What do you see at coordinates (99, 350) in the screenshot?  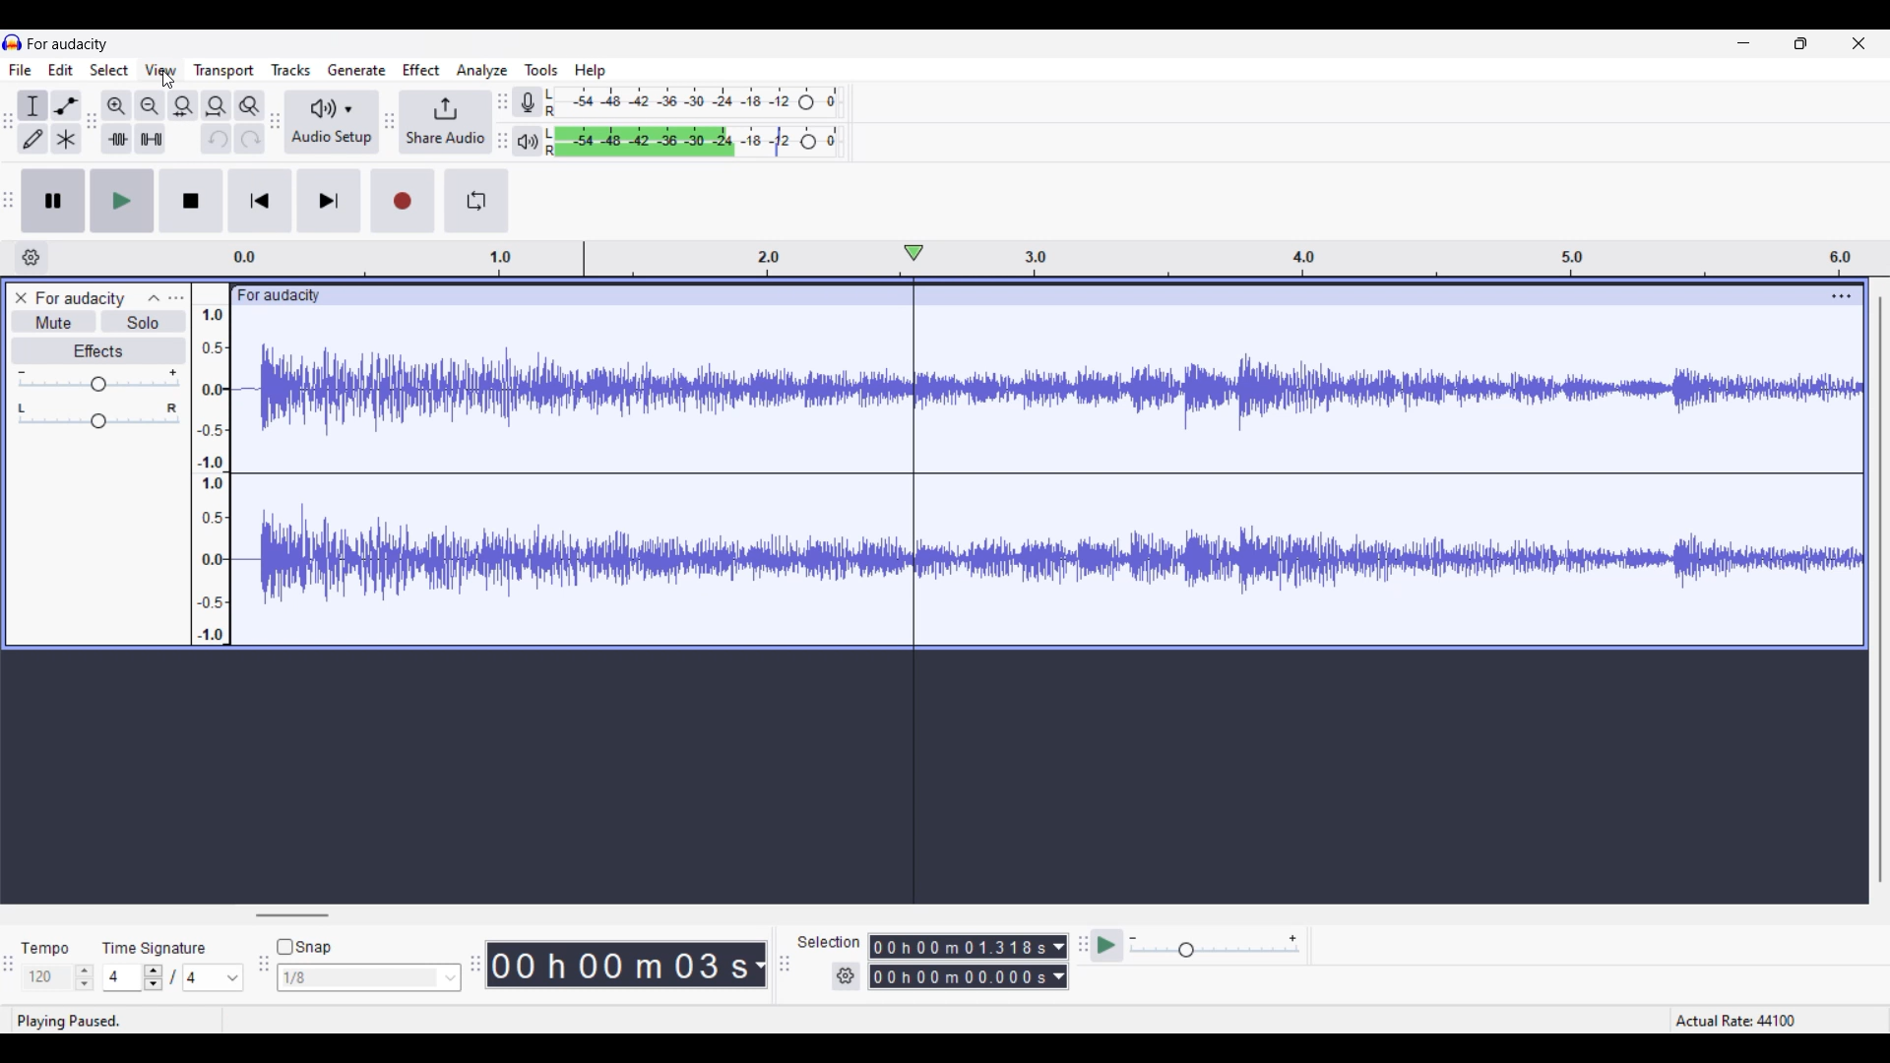 I see `Effects ` at bounding box center [99, 350].